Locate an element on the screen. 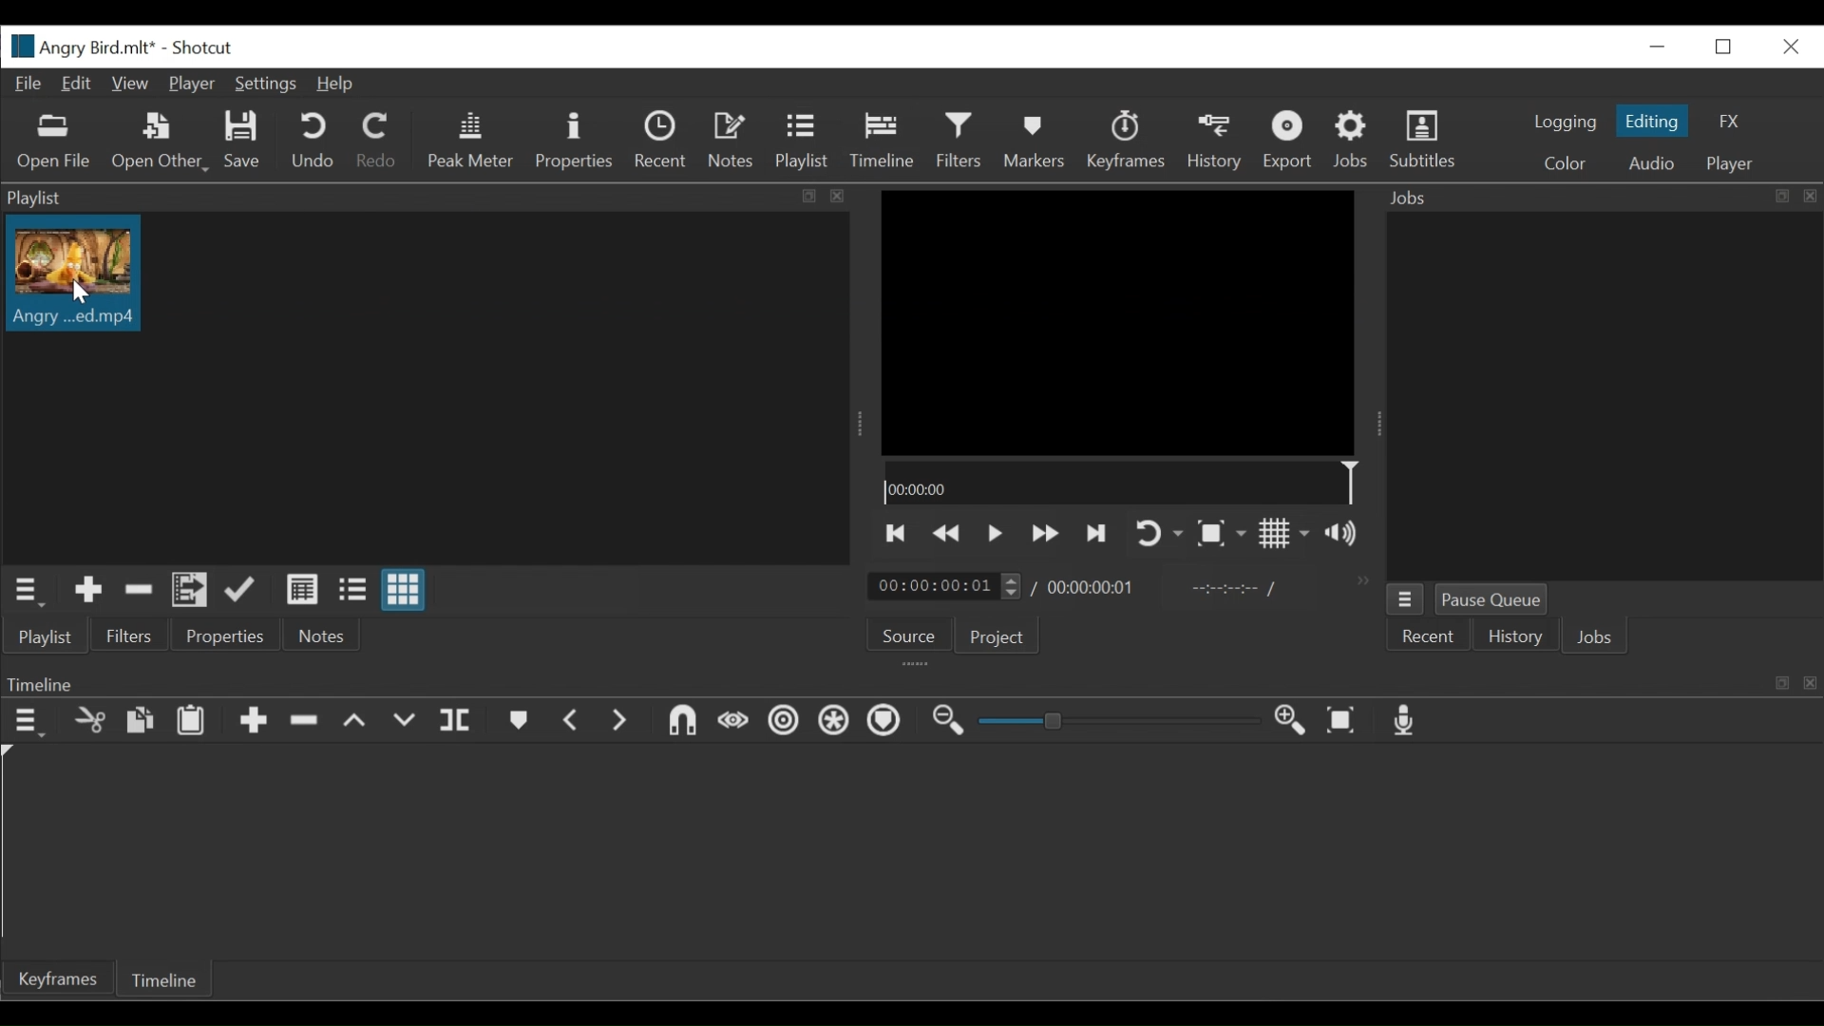  Help is located at coordinates (337, 84).